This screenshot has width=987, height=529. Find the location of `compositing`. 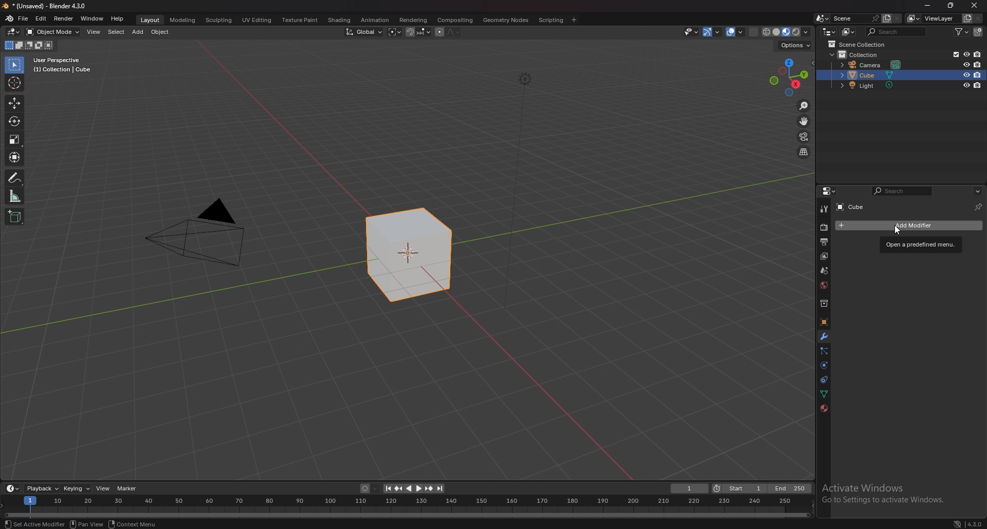

compositing is located at coordinates (456, 20).